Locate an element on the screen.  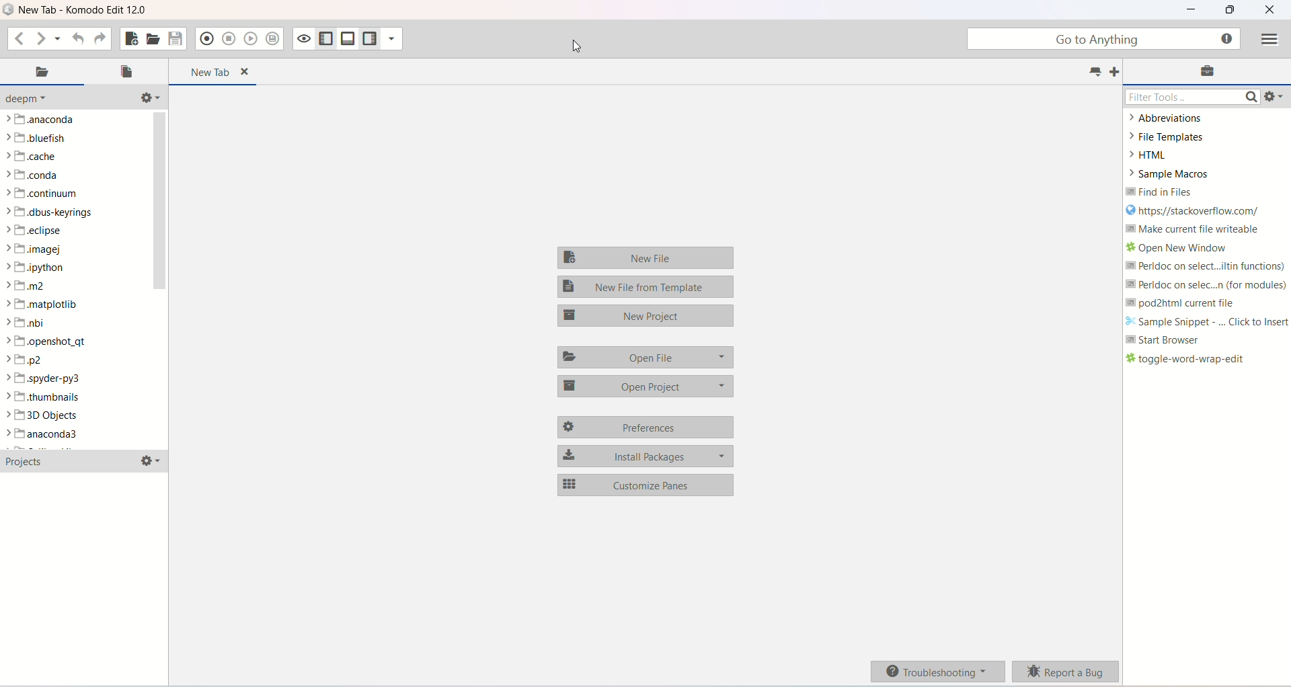
conda is located at coordinates (32, 175).